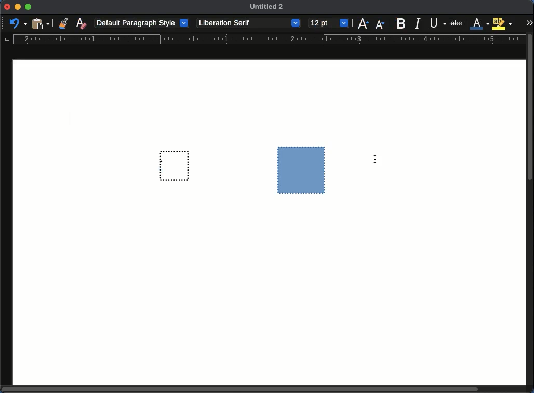 The image size is (534, 393). I want to click on Liberation serif - font, so click(248, 23).